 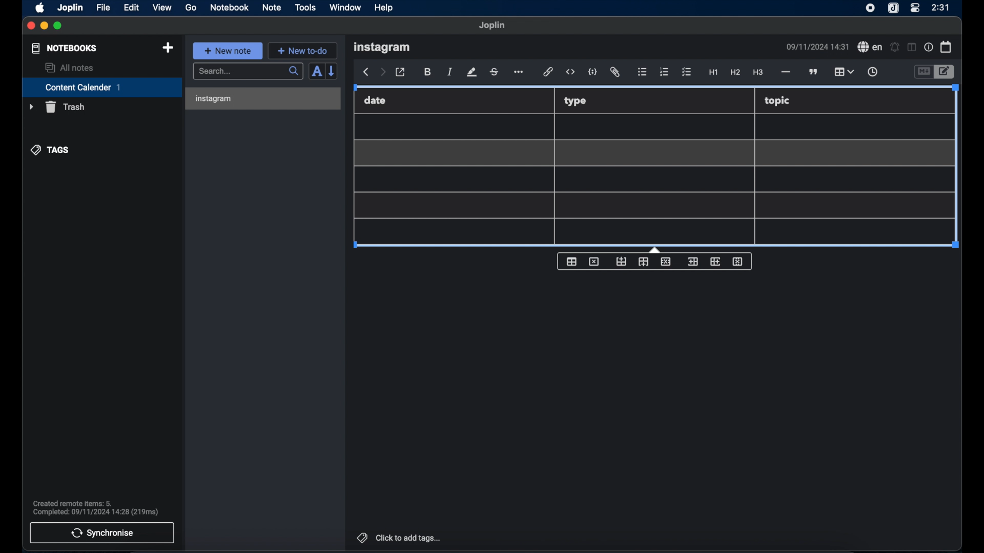 What do you see at coordinates (873, 72) in the screenshot?
I see `insert time` at bounding box center [873, 72].